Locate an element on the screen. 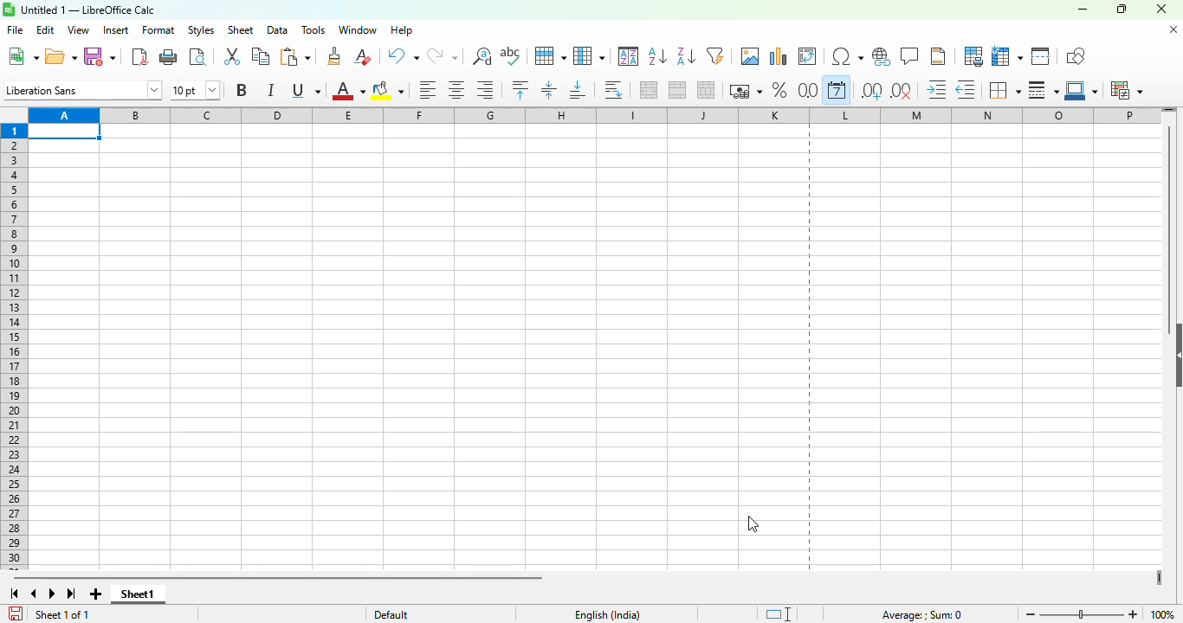 The width and height of the screenshot is (1183, 623). add decimal is located at coordinates (872, 91).